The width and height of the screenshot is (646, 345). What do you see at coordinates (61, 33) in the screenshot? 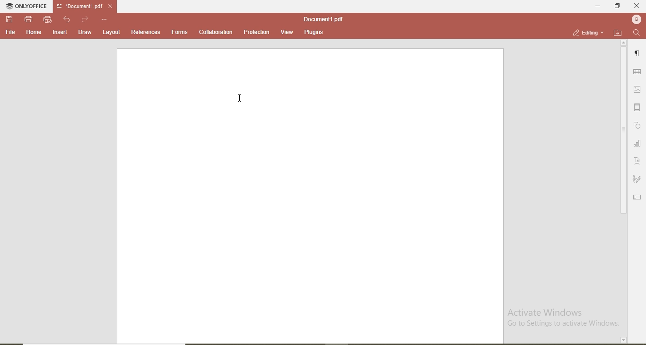
I see `insert` at bounding box center [61, 33].